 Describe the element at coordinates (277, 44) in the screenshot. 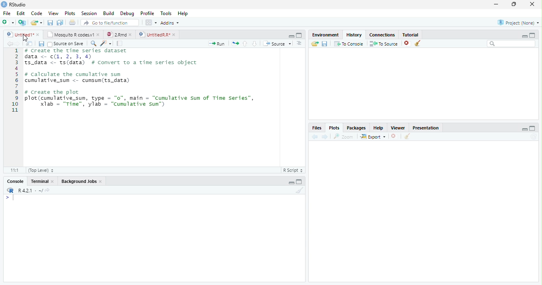

I see `Source` at that location.